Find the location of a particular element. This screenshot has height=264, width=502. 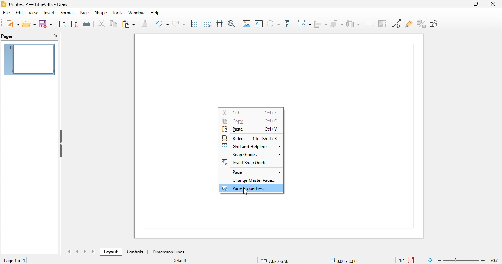

paste is located at coordinates (251, 129).